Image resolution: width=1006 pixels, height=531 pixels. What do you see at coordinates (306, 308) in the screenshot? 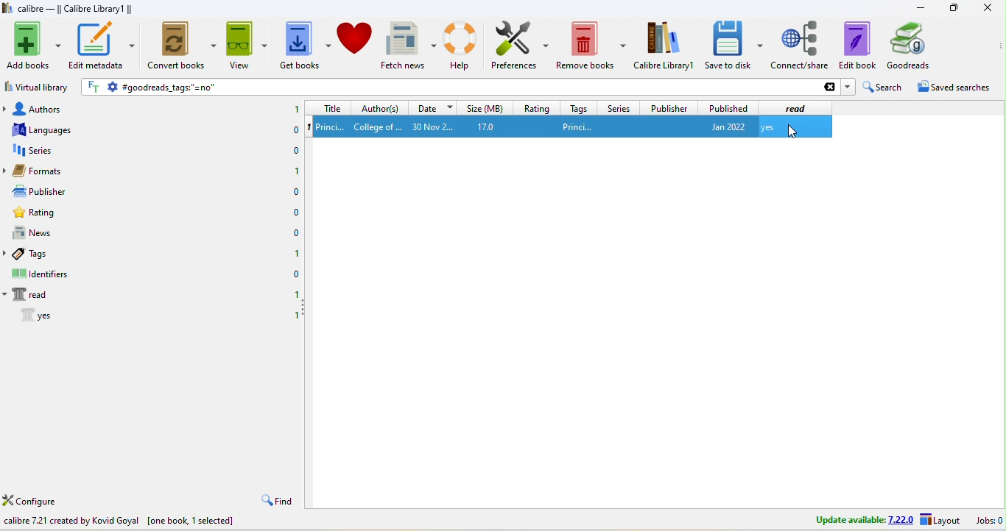
I see `drag to collapse` at bounding box center [306, 308].